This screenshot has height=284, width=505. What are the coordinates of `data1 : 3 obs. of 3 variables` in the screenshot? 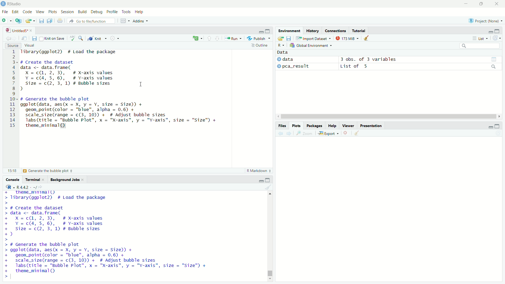 It's located at (420, 60).